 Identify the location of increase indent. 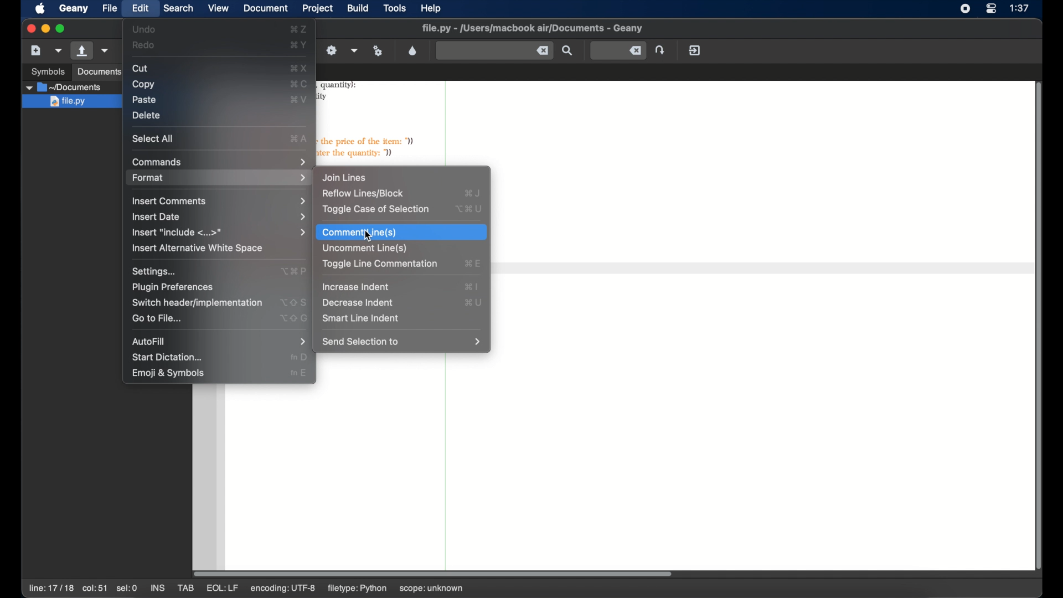
(471, 286).